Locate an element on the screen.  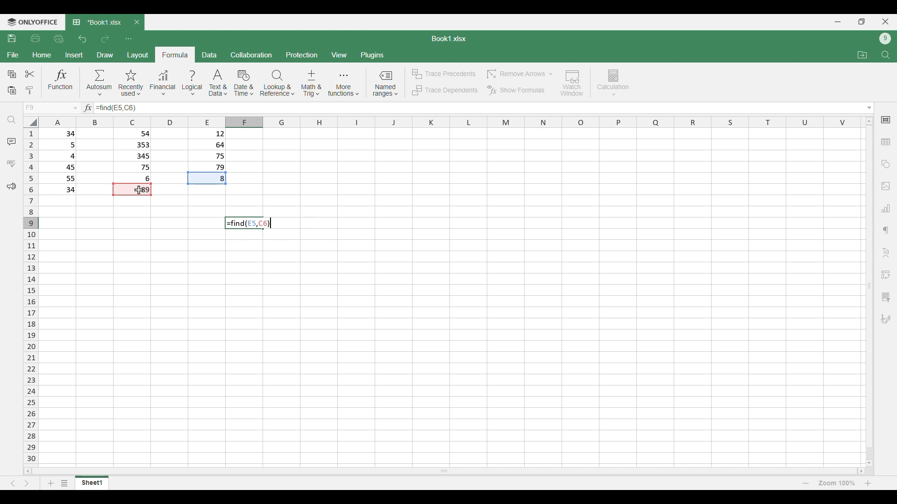
Minimize is located at coordinates (838, 22).